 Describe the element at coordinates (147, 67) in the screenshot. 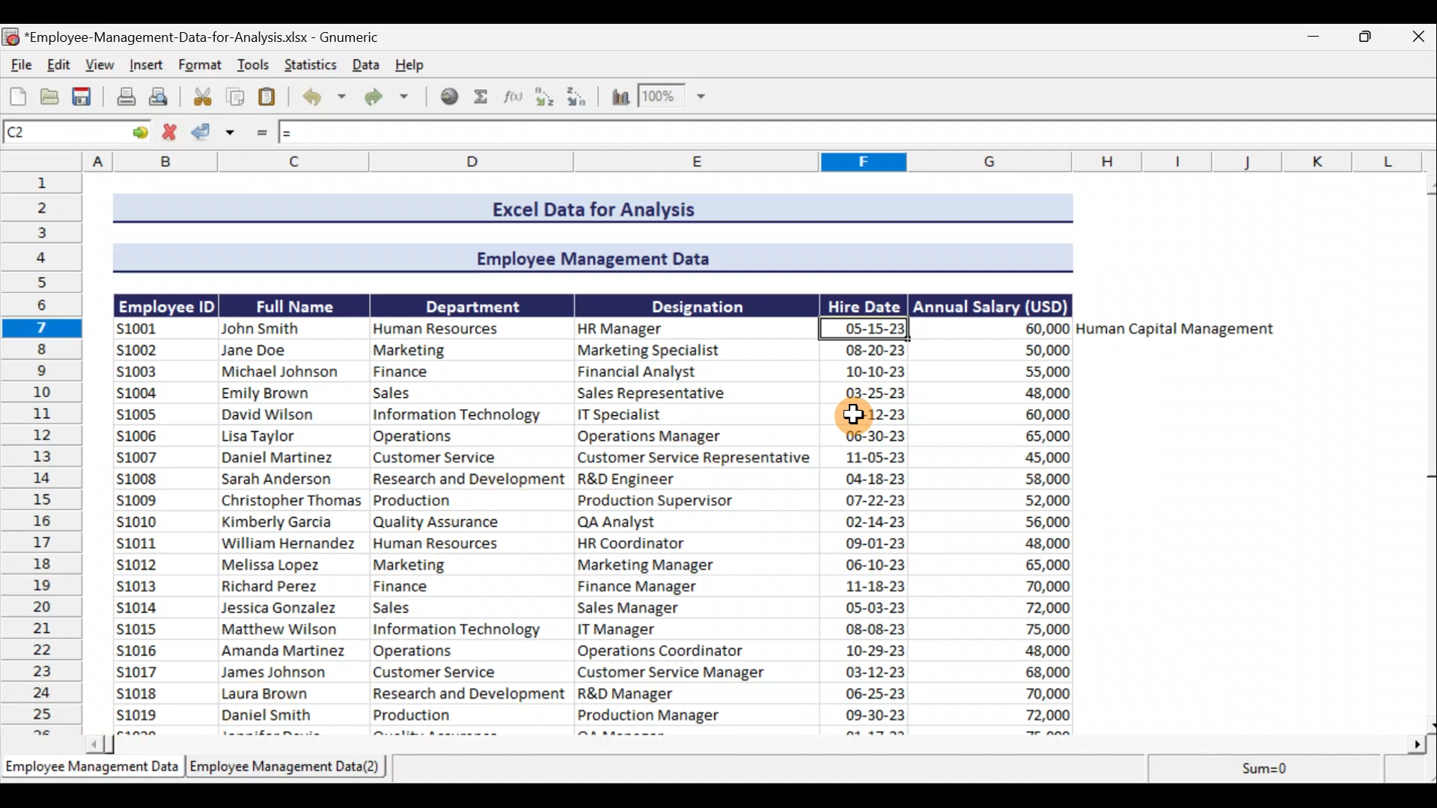

I see `Insert` at that location.